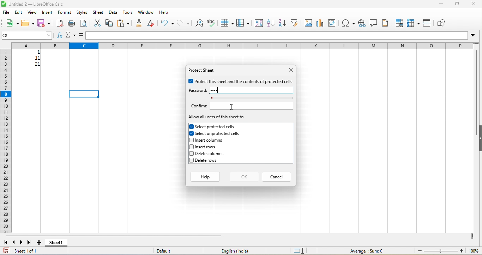  Describe the element at coordinates (294, 23) in the screenshot. I see `filter` at that location.